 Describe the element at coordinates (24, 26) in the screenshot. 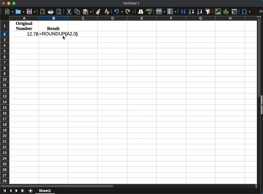

I see `original number` at that location.